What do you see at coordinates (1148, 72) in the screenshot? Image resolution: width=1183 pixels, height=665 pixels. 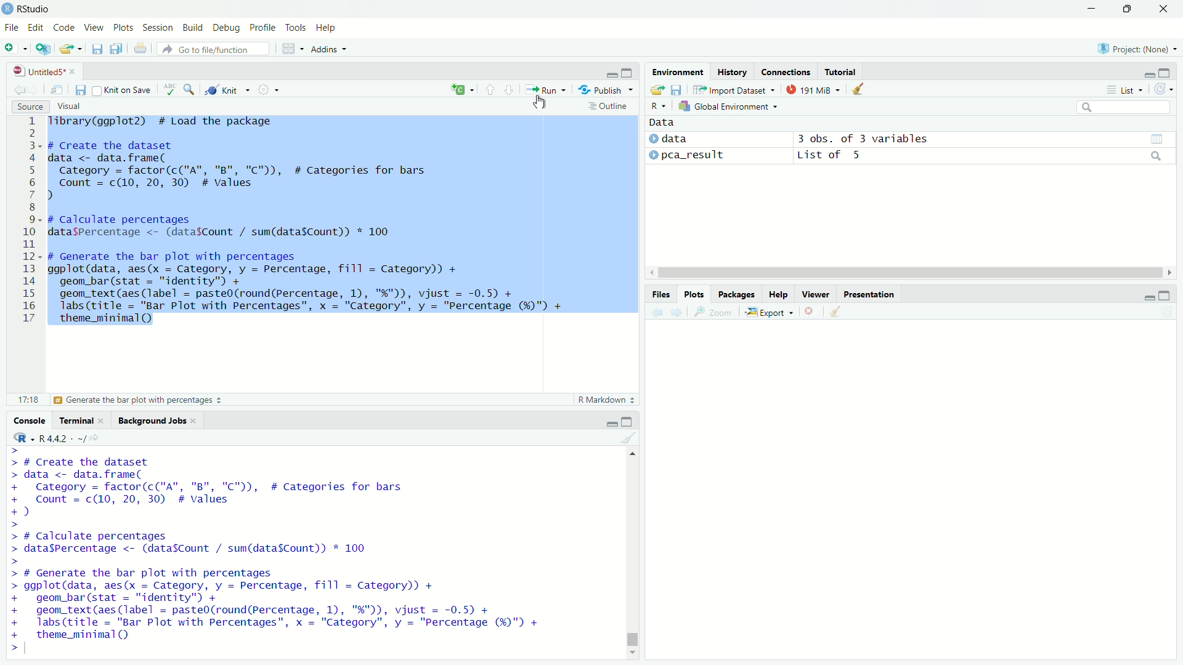 I see `minimize` at bounding box center [1148, 72].